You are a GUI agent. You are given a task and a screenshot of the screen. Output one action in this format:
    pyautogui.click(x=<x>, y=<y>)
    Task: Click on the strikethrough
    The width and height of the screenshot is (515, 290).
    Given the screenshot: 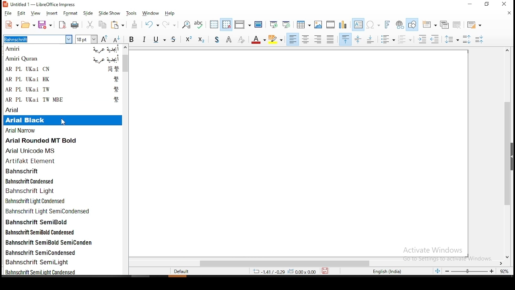 What is the action you would take?
    pyautogui.click(x=175, y=40)
    